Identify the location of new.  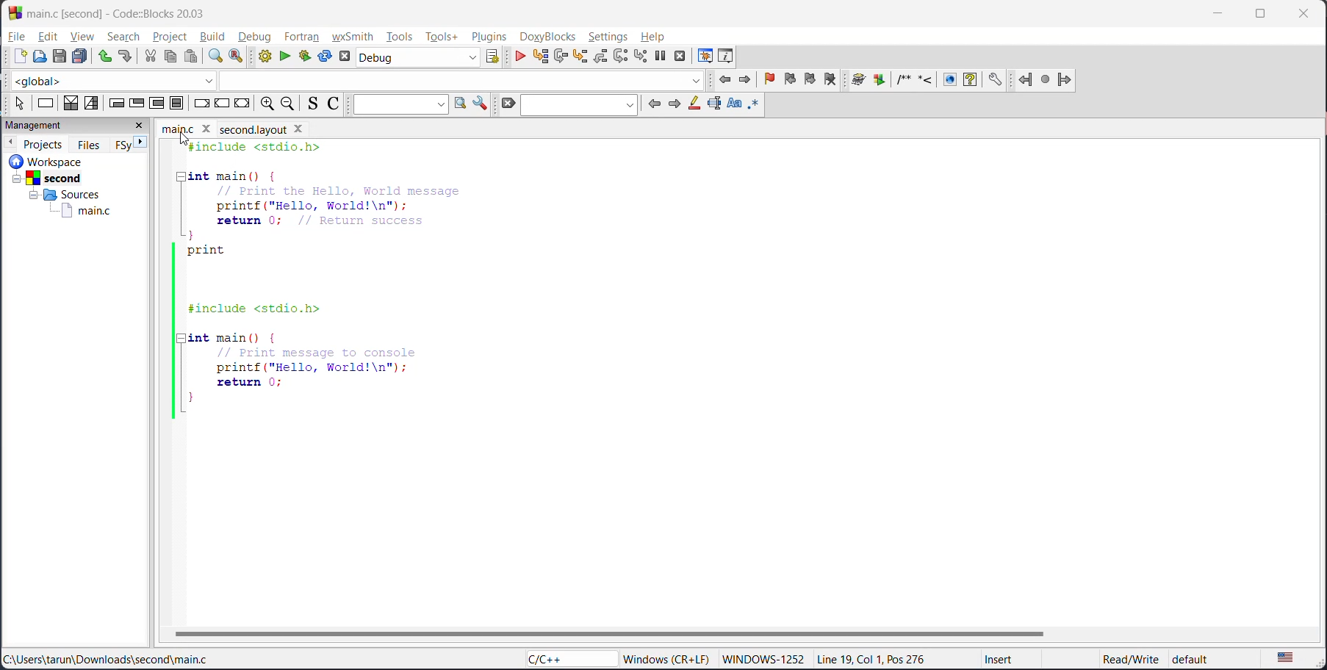
(14, 56).